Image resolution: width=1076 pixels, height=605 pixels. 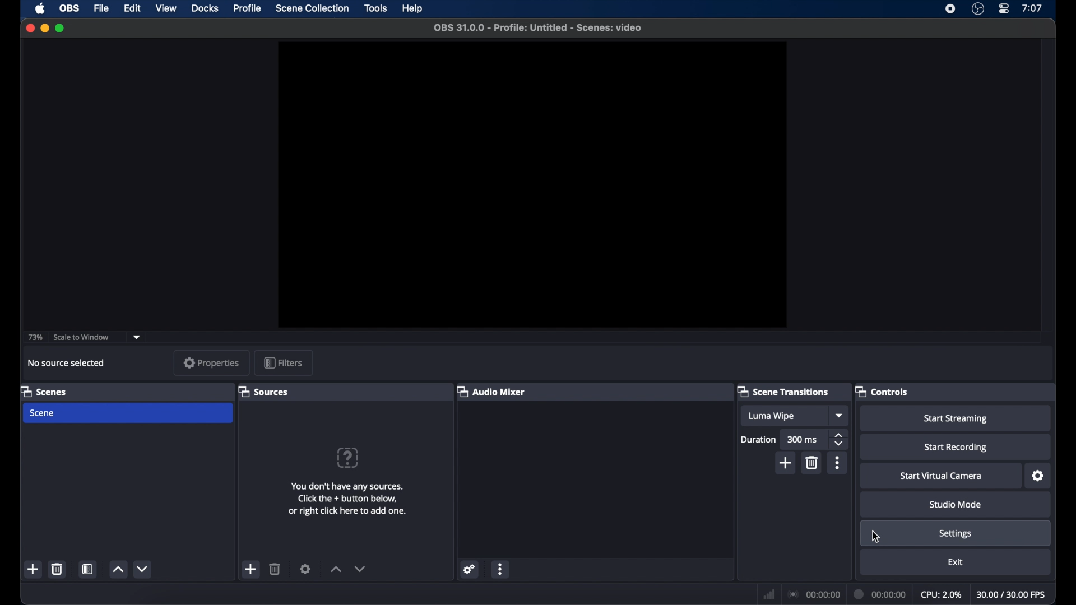 I want to click on scene, so click(x=43, y=413).